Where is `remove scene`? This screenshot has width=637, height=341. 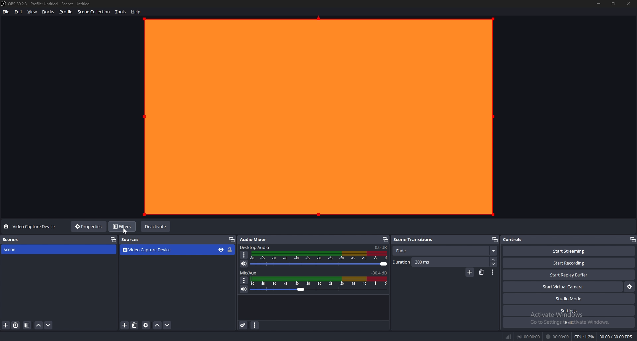 remove scene is located at coordinates (16, 325).